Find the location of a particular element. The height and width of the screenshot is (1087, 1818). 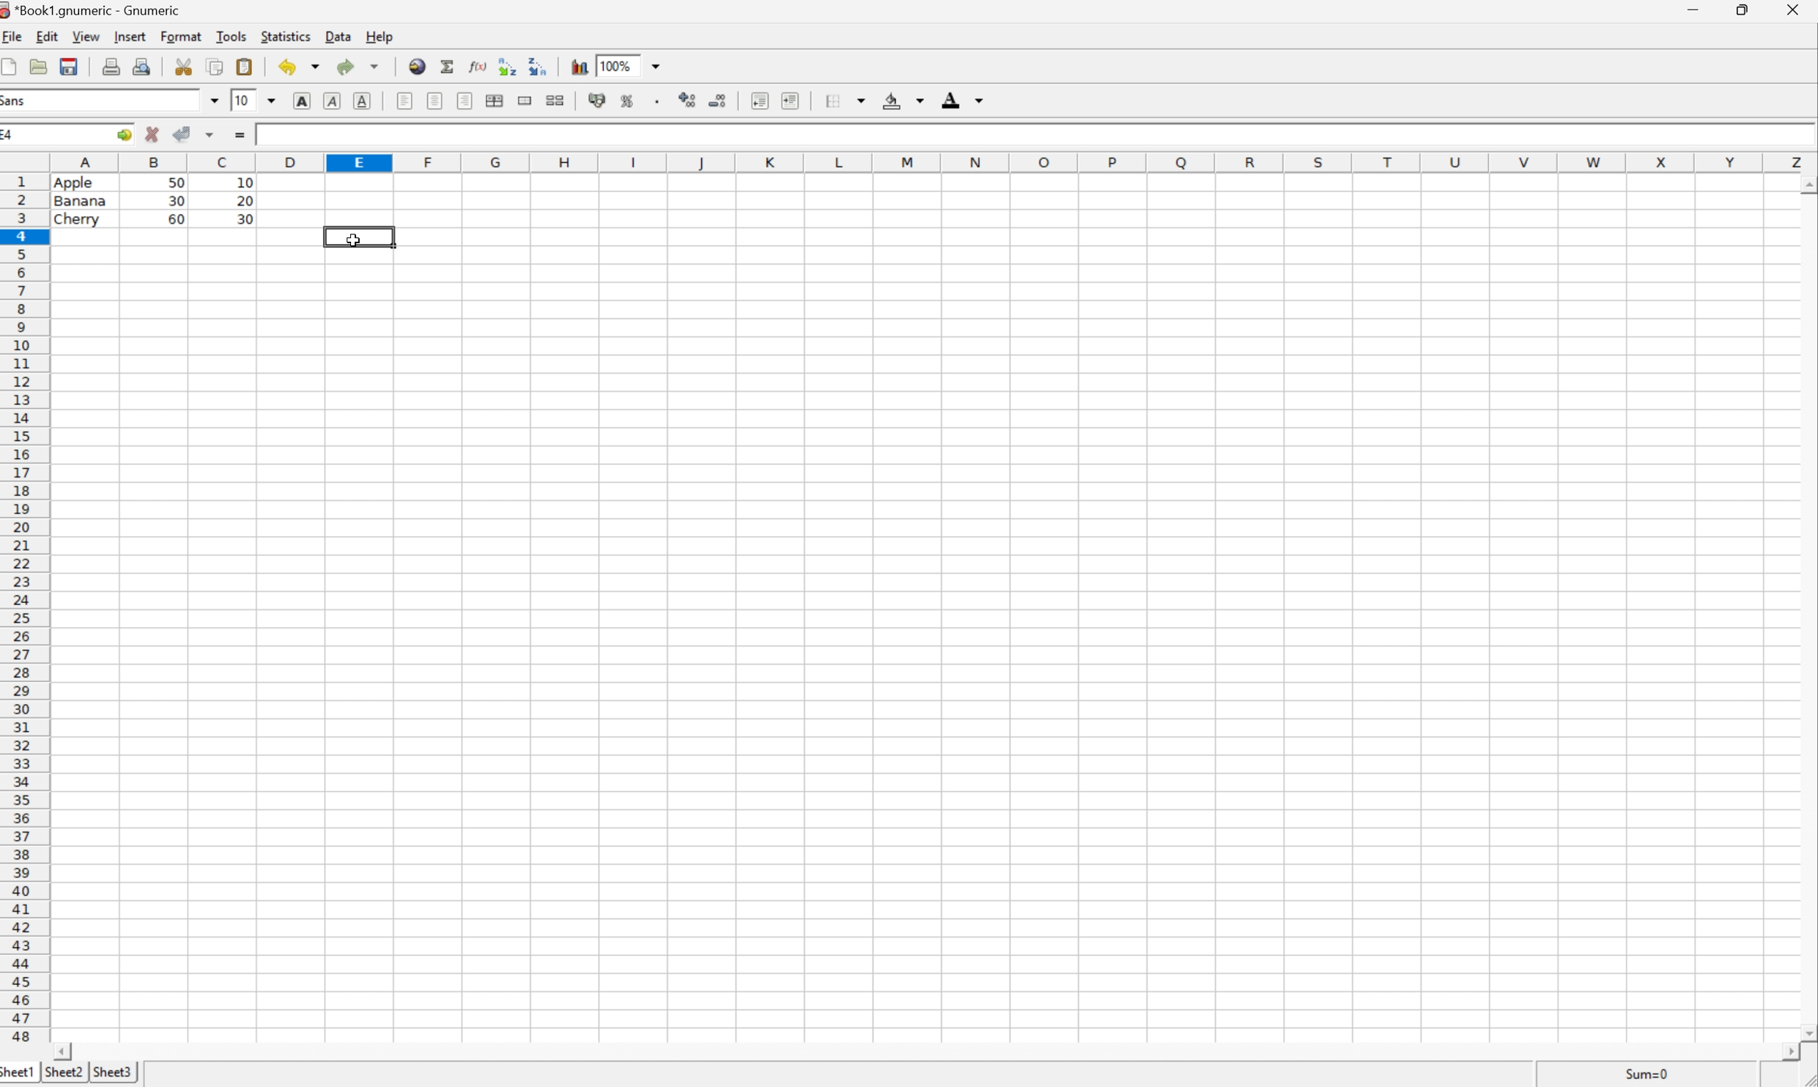

insert hyperlink is located at coordinates (417, 66).